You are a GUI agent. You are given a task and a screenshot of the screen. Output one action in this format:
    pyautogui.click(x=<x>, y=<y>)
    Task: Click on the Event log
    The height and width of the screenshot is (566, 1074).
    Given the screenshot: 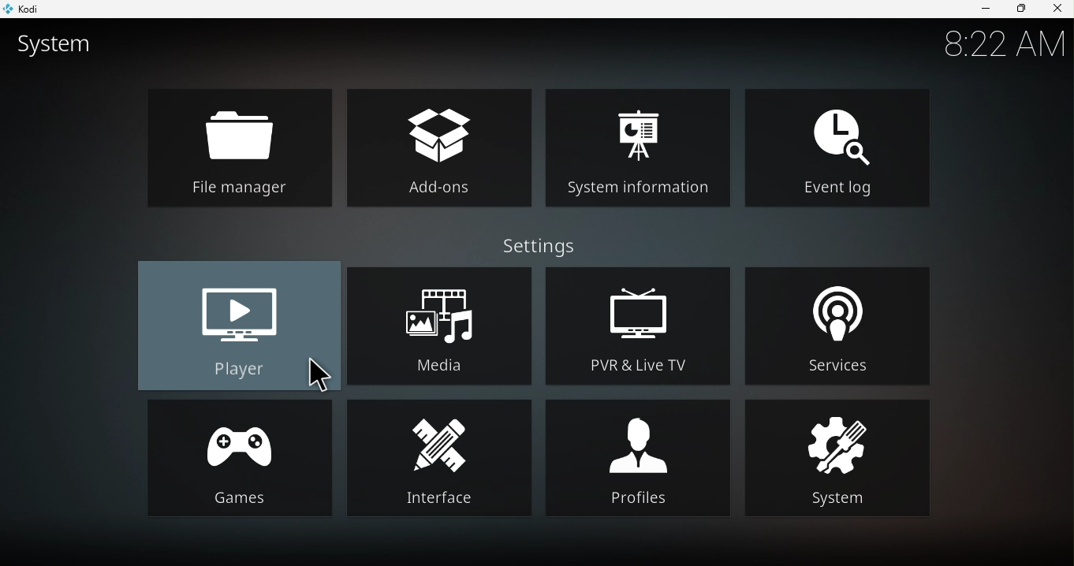 What is the action you would take?
    pyautogui.click(x=837, y=145)
    